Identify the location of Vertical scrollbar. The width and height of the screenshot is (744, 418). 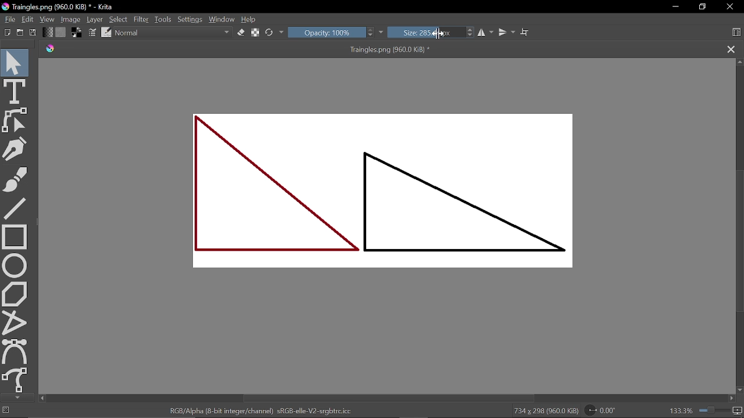
(739, 239).